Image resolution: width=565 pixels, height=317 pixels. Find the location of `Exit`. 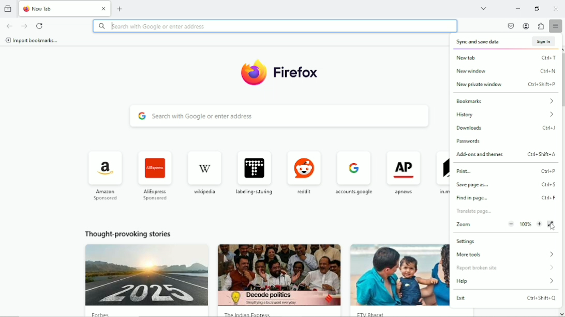

Exit is located at coordinates (507, 299).